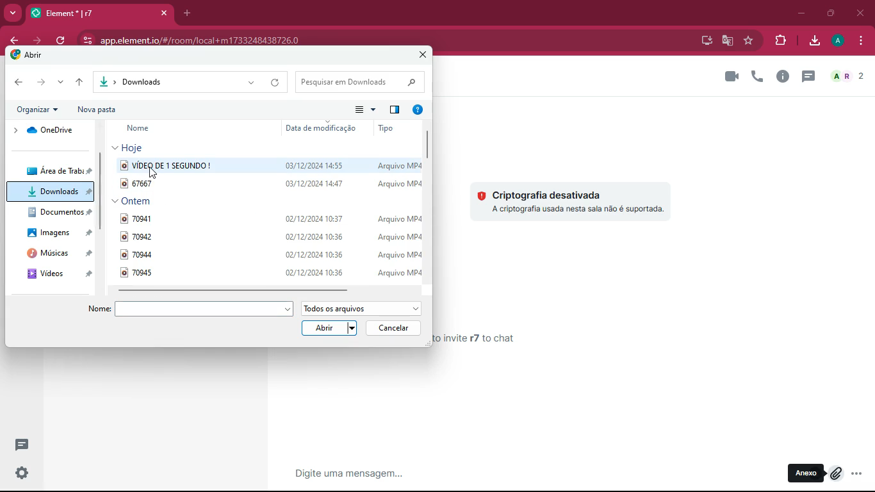  I want to click on video  d 1 segundo! 03/12/2024 14:55 arquivo mp4, so click(268, 165).